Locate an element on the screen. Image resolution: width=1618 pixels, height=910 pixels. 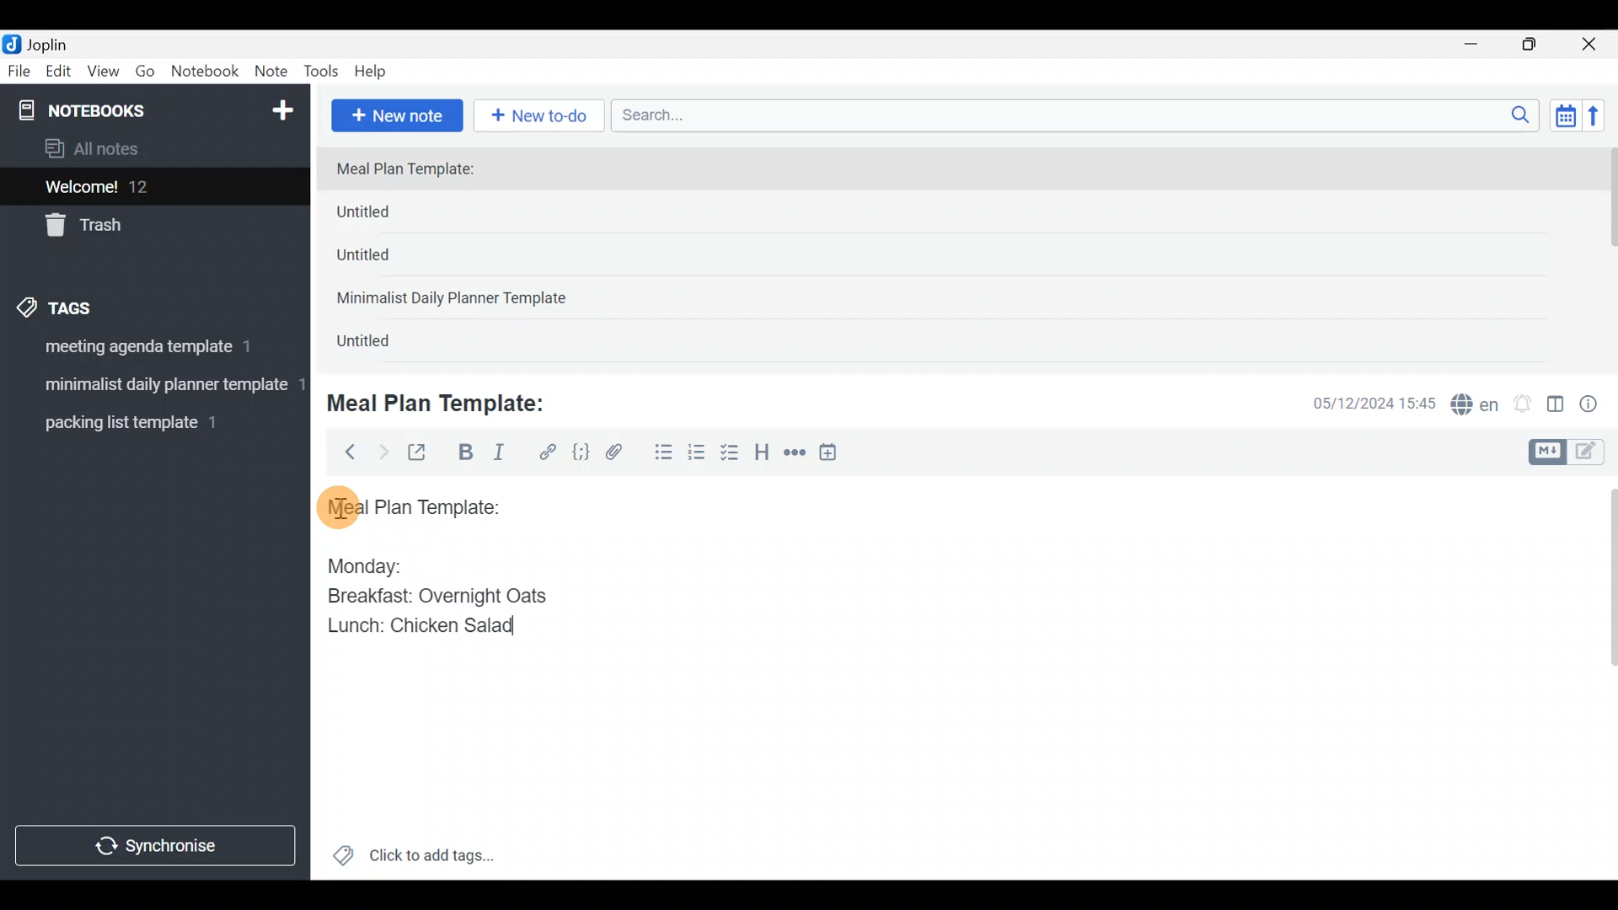
Monday: is located at coordinates (353, 564).